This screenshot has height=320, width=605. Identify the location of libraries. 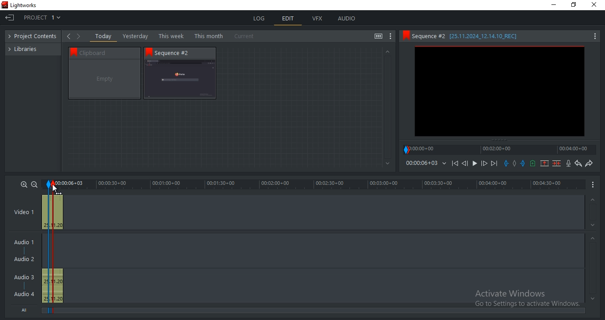
(27, 48).